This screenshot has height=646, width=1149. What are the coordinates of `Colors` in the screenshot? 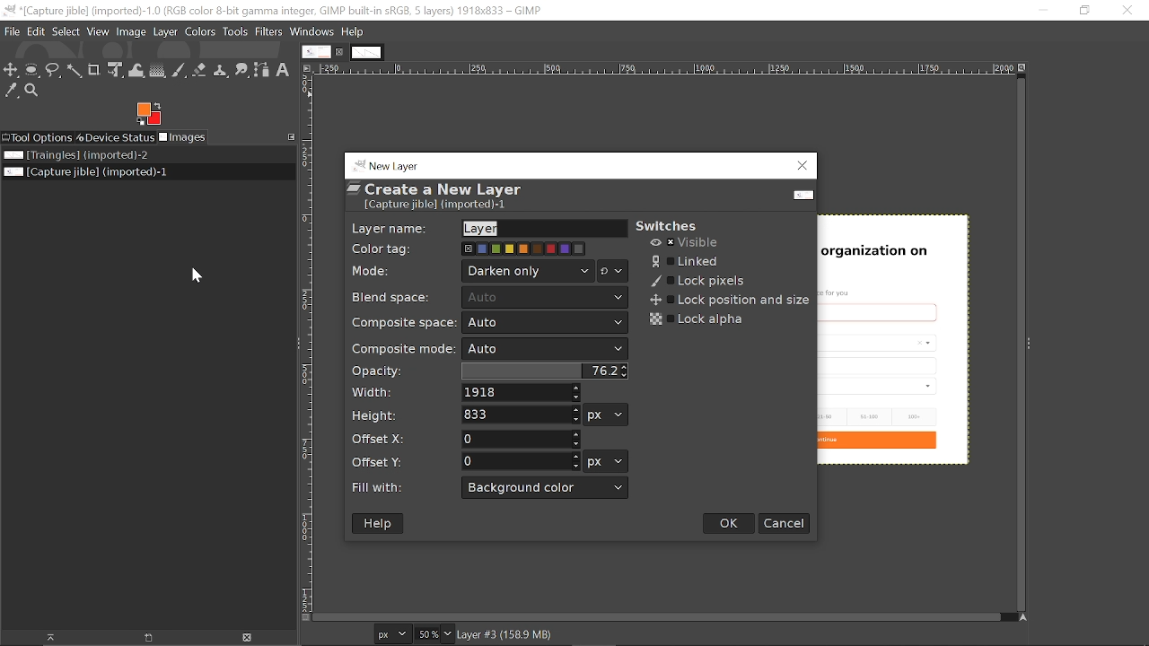 It's located at (200, 31).